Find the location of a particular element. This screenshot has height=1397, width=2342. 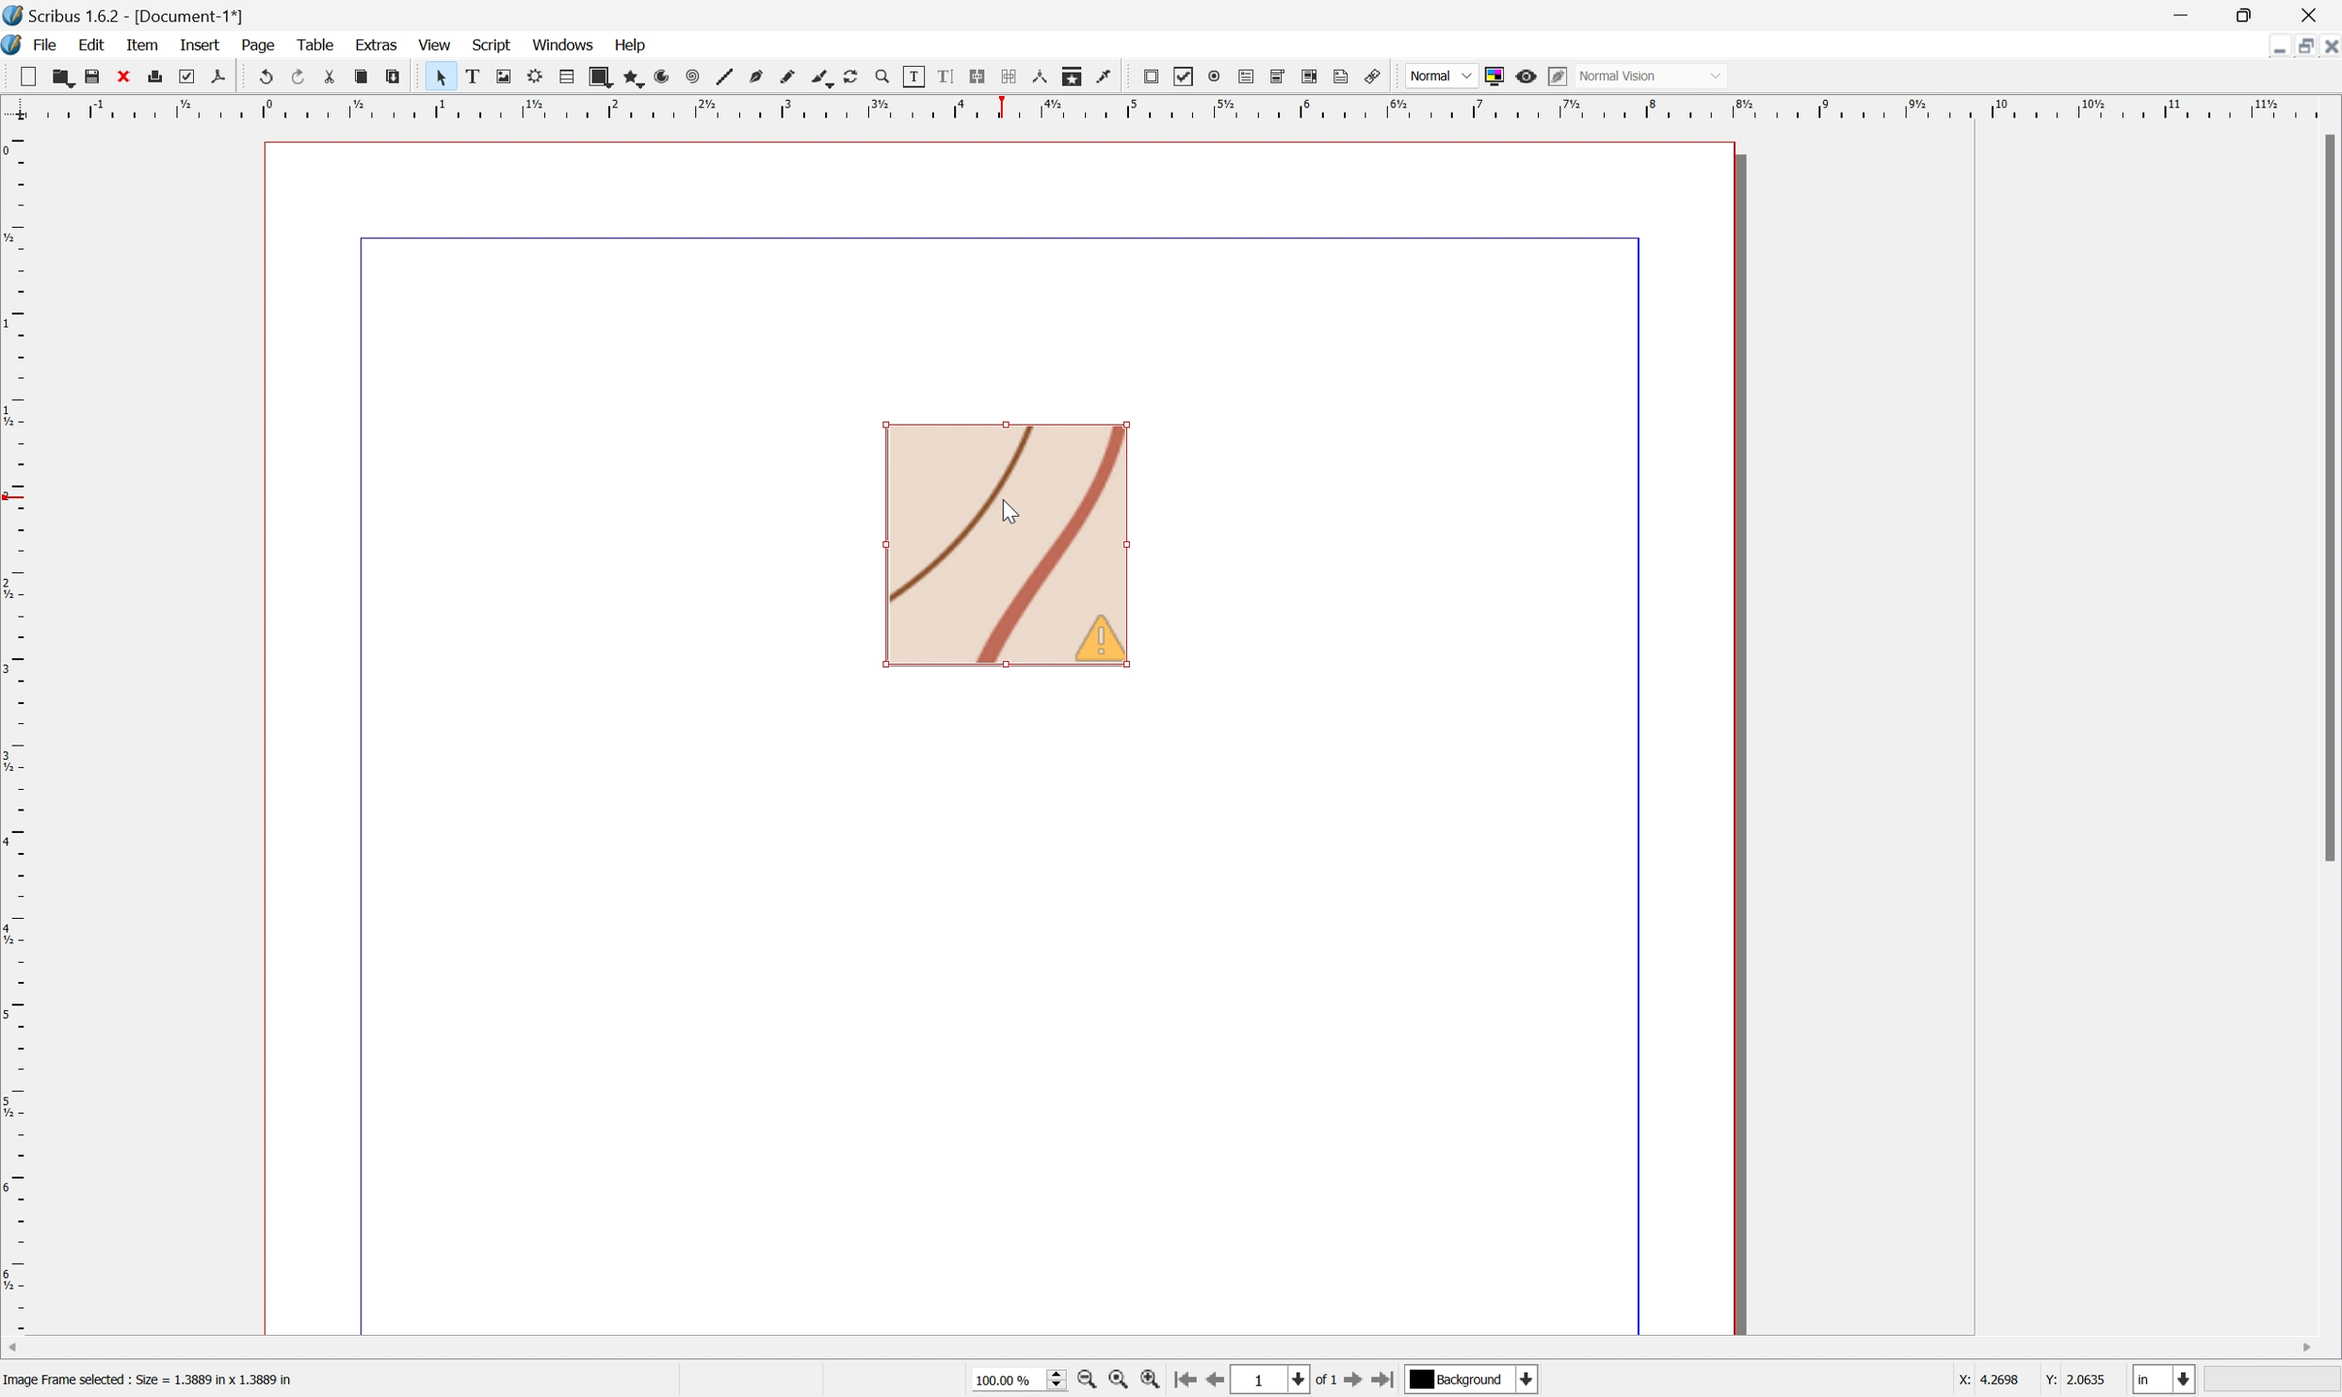

Save as PDF is located at coordinates (228, 76).